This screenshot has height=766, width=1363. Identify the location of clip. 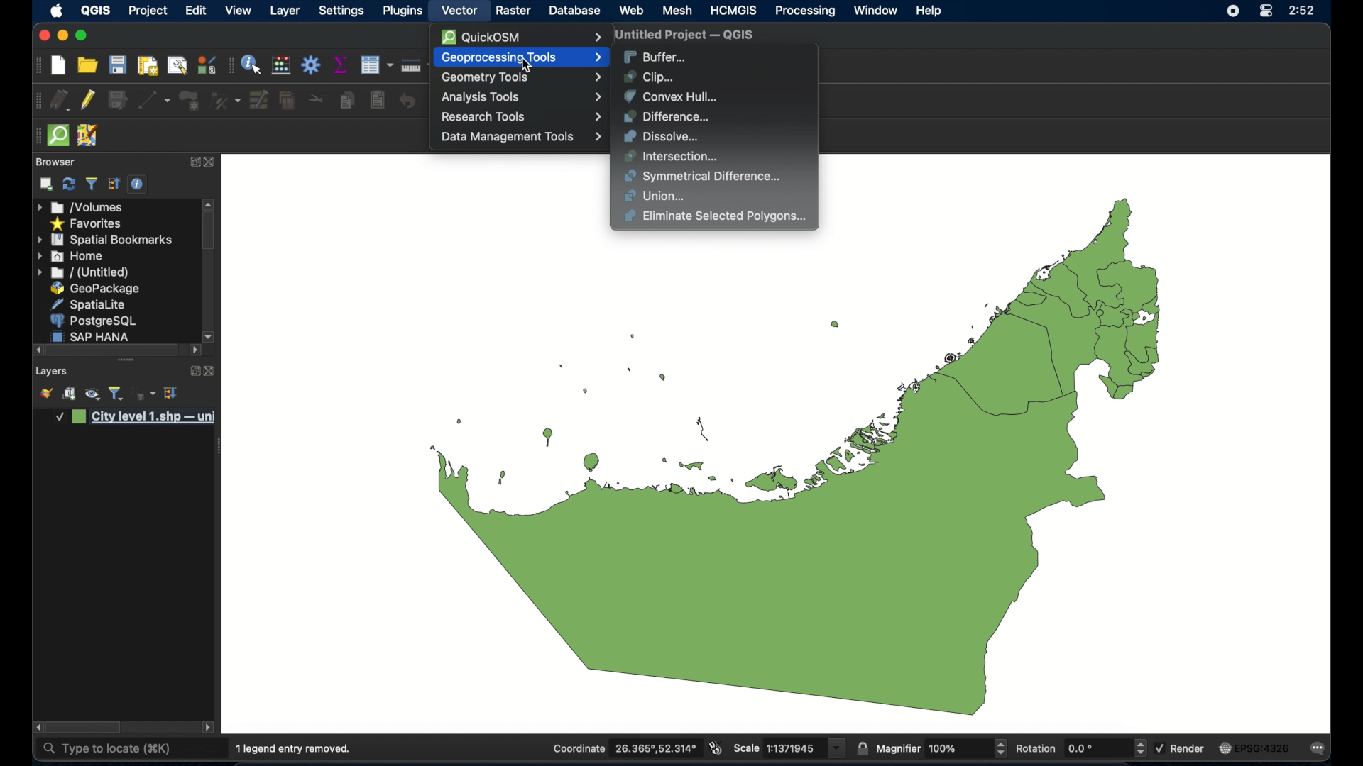
(652, 77).